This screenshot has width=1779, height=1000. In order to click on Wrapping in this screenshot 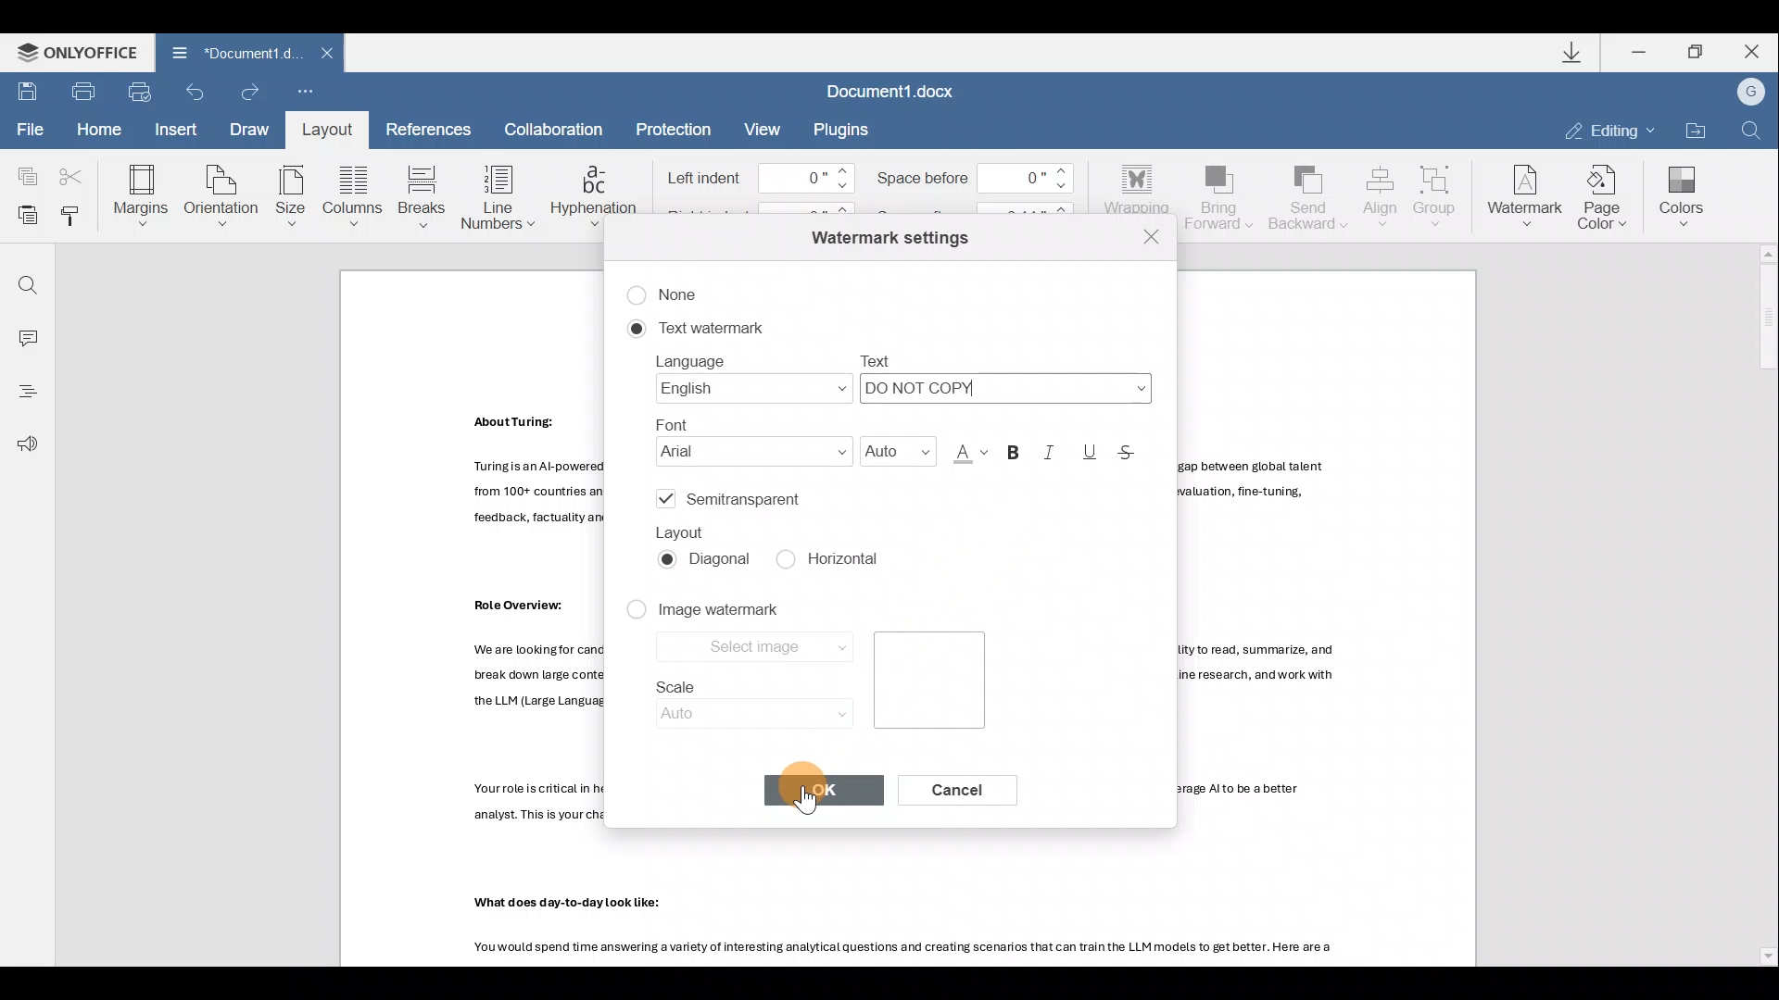, I will do `click(1133, 182)`.